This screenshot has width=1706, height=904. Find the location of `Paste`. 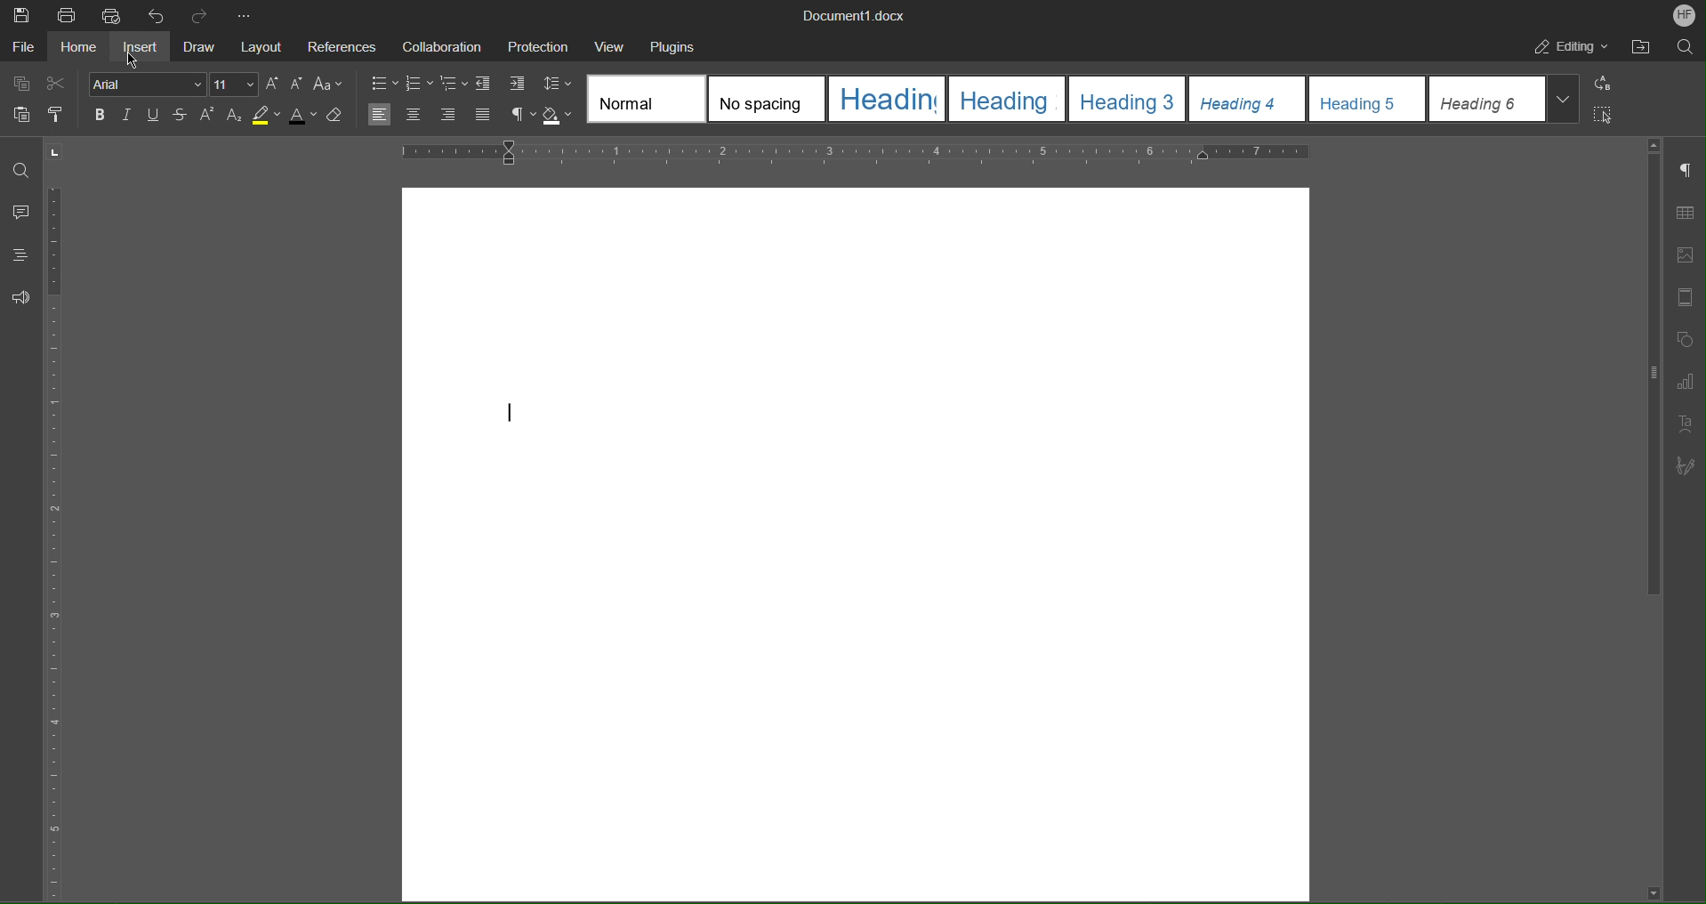

Paste is located at coordinates (23, 116).